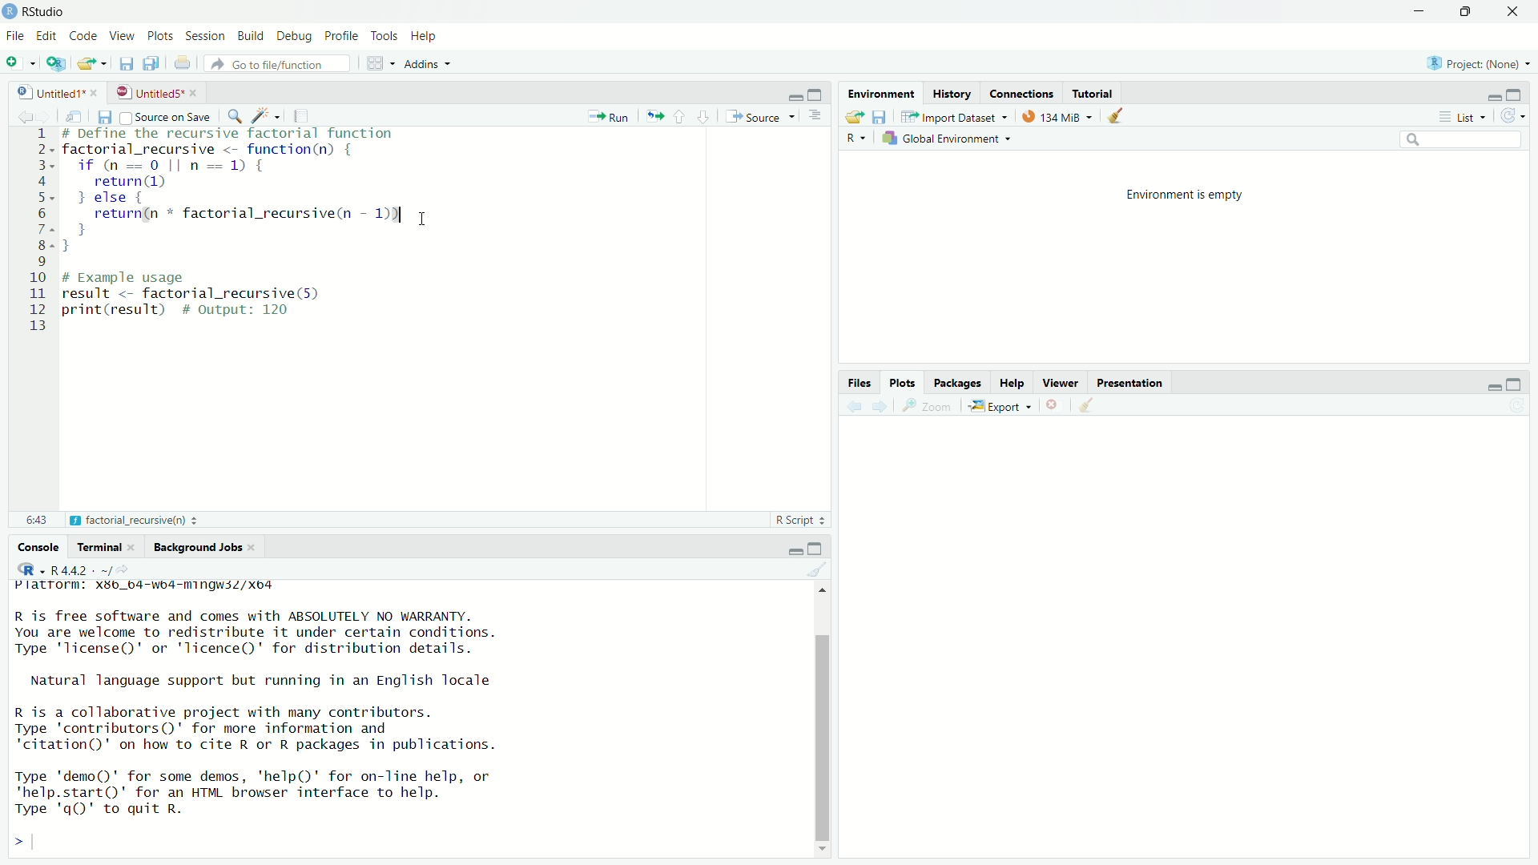 The height and width of the screenshot is (865, 1538). What do you see at coordinates (1014, 381) in the screenshot?
I see `Help` at bounding box center [1014, 381].